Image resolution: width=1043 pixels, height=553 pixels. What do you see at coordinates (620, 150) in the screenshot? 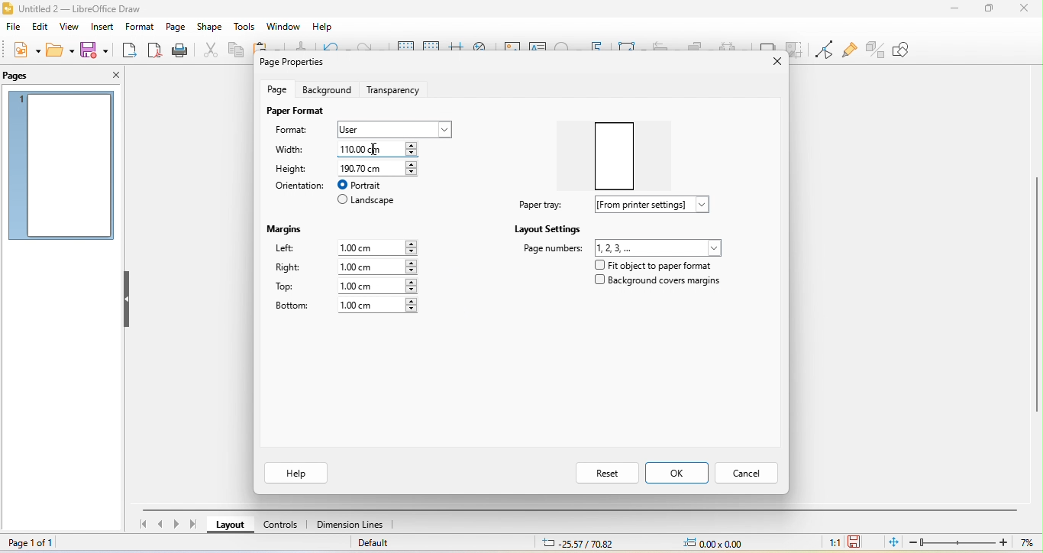
I see `paper` at bounding box center [620, 150].